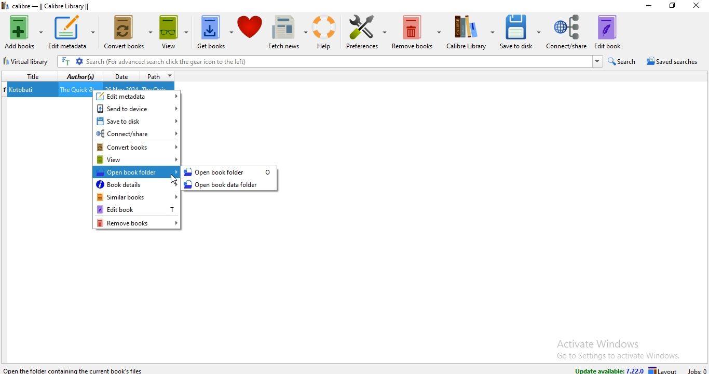  What do you see at coordinates (138, 148) in the screenshot?
I see `convert books` at bounding box center [138, 148].